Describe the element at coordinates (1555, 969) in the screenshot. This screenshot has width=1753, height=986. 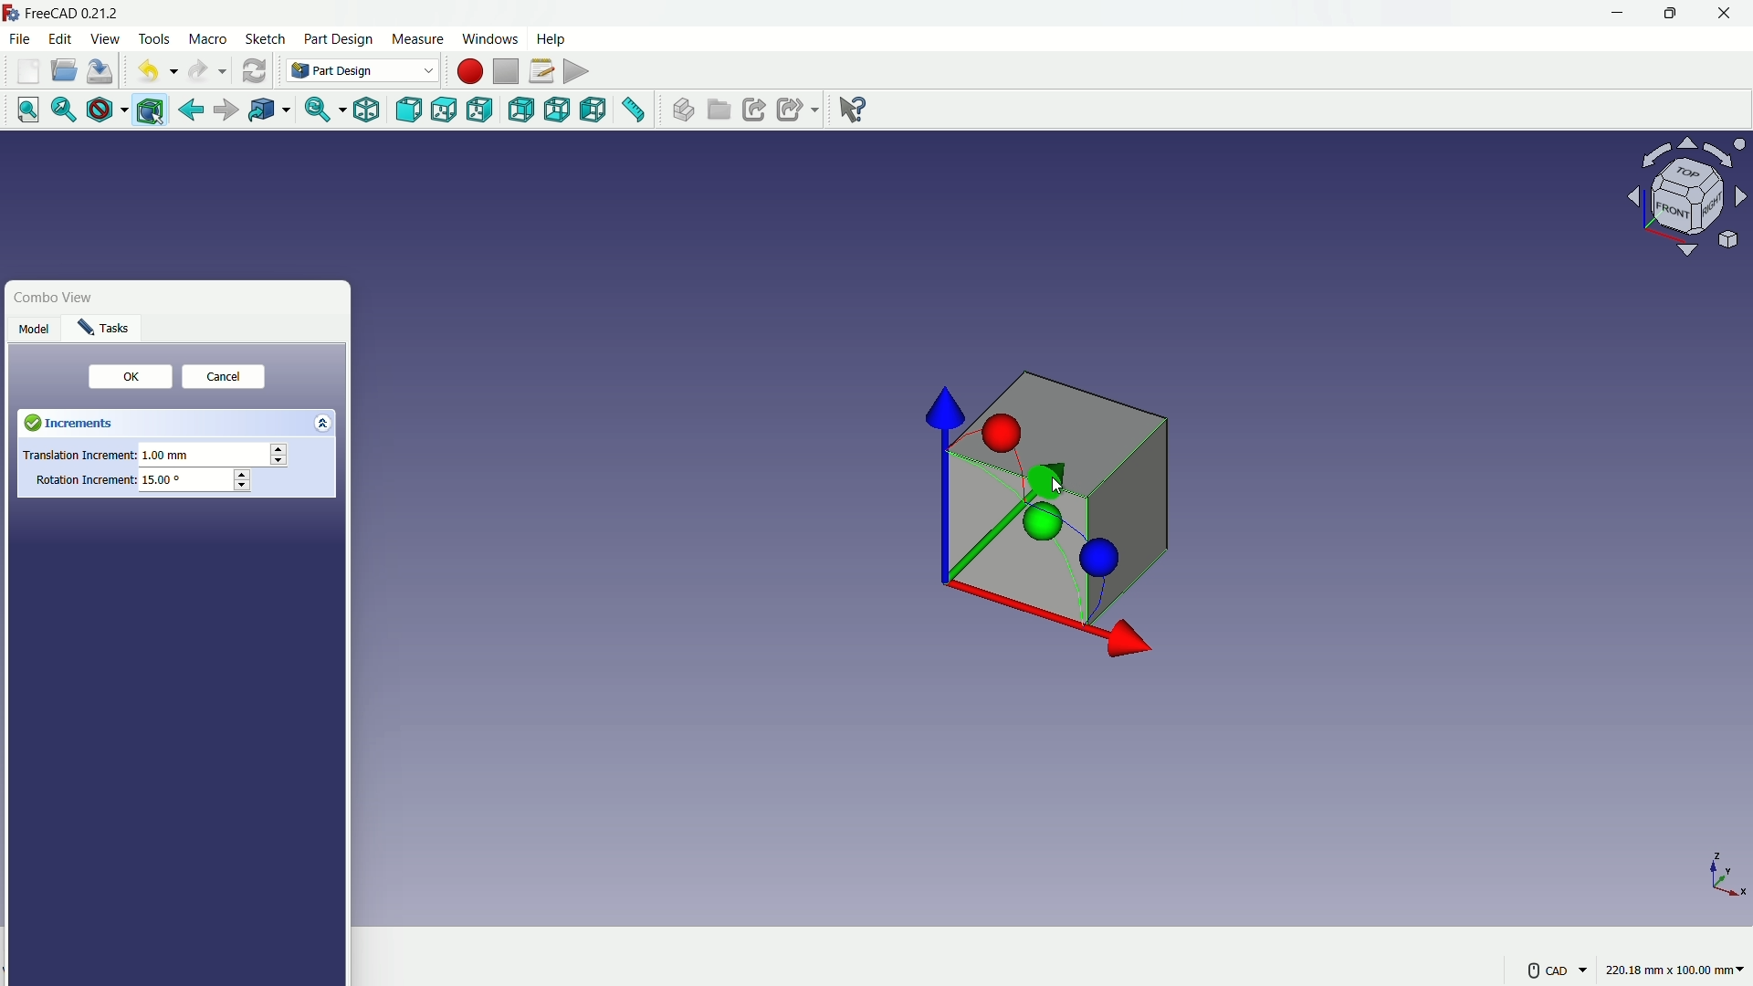
I see `CAD` at that location.